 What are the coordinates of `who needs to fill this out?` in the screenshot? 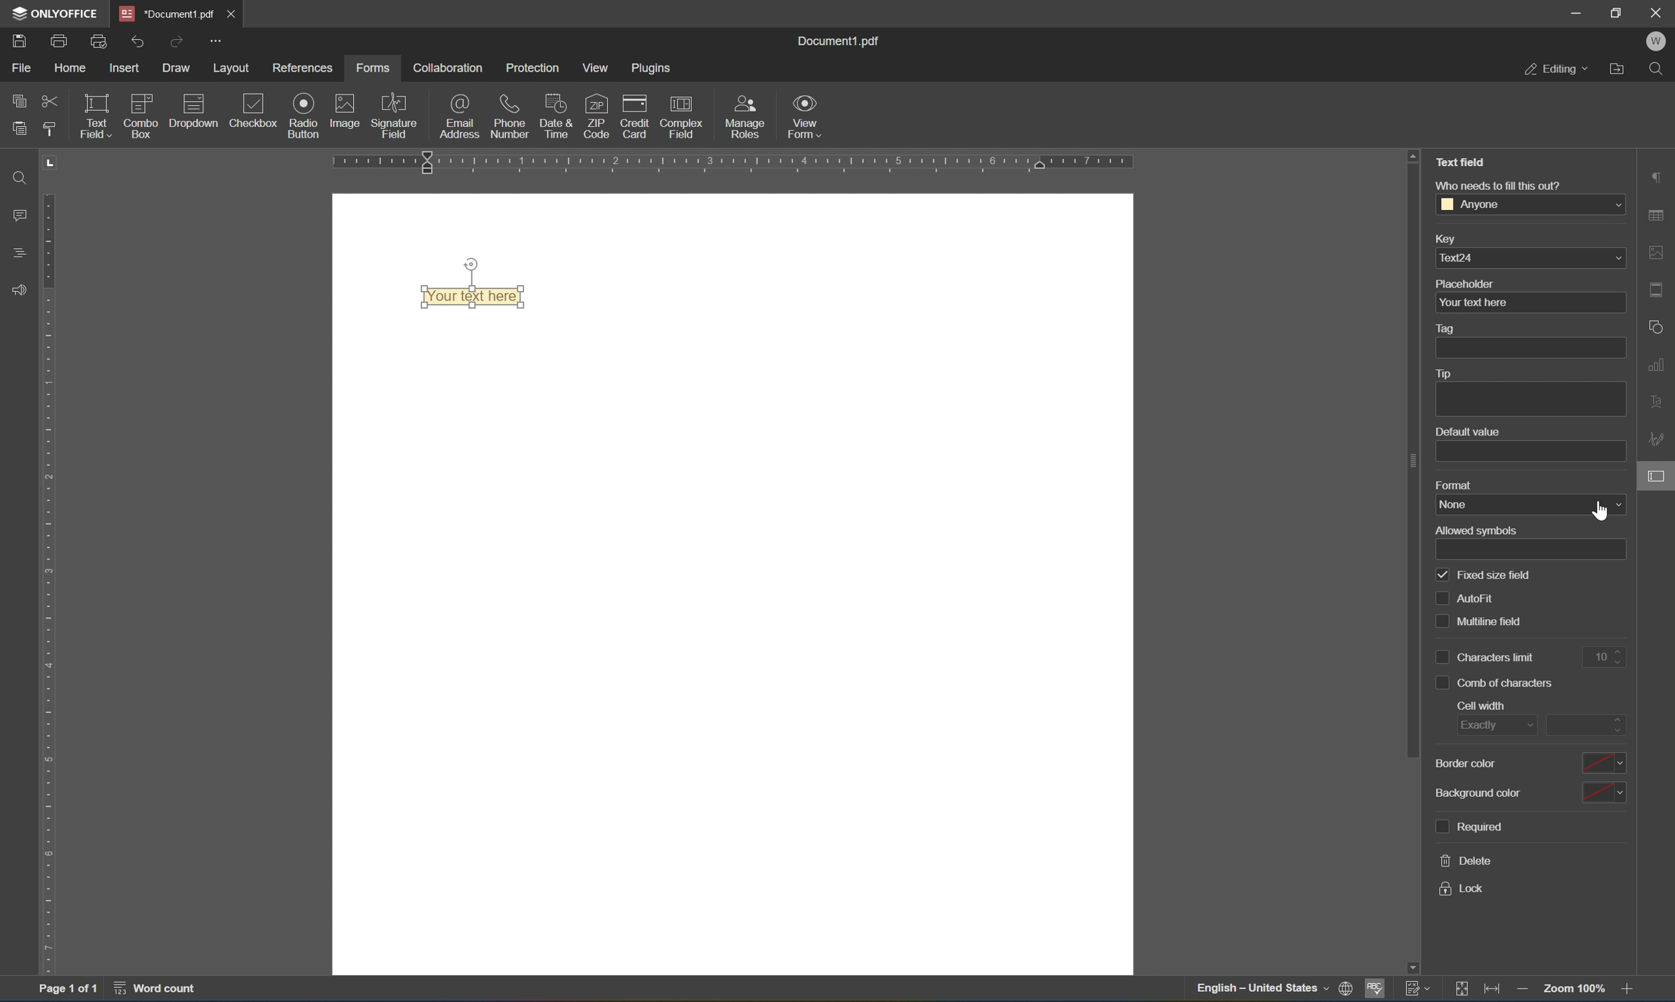 It's located at (1497, 185).